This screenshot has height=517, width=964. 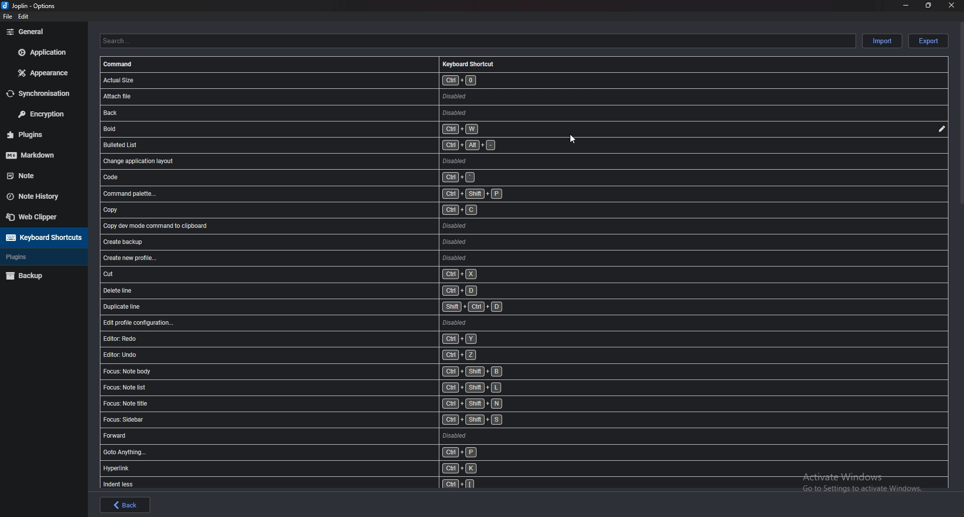 What do you see at coordinates (125, 504) in the screenshot?
I see `back` at bounding box center [125, 504].